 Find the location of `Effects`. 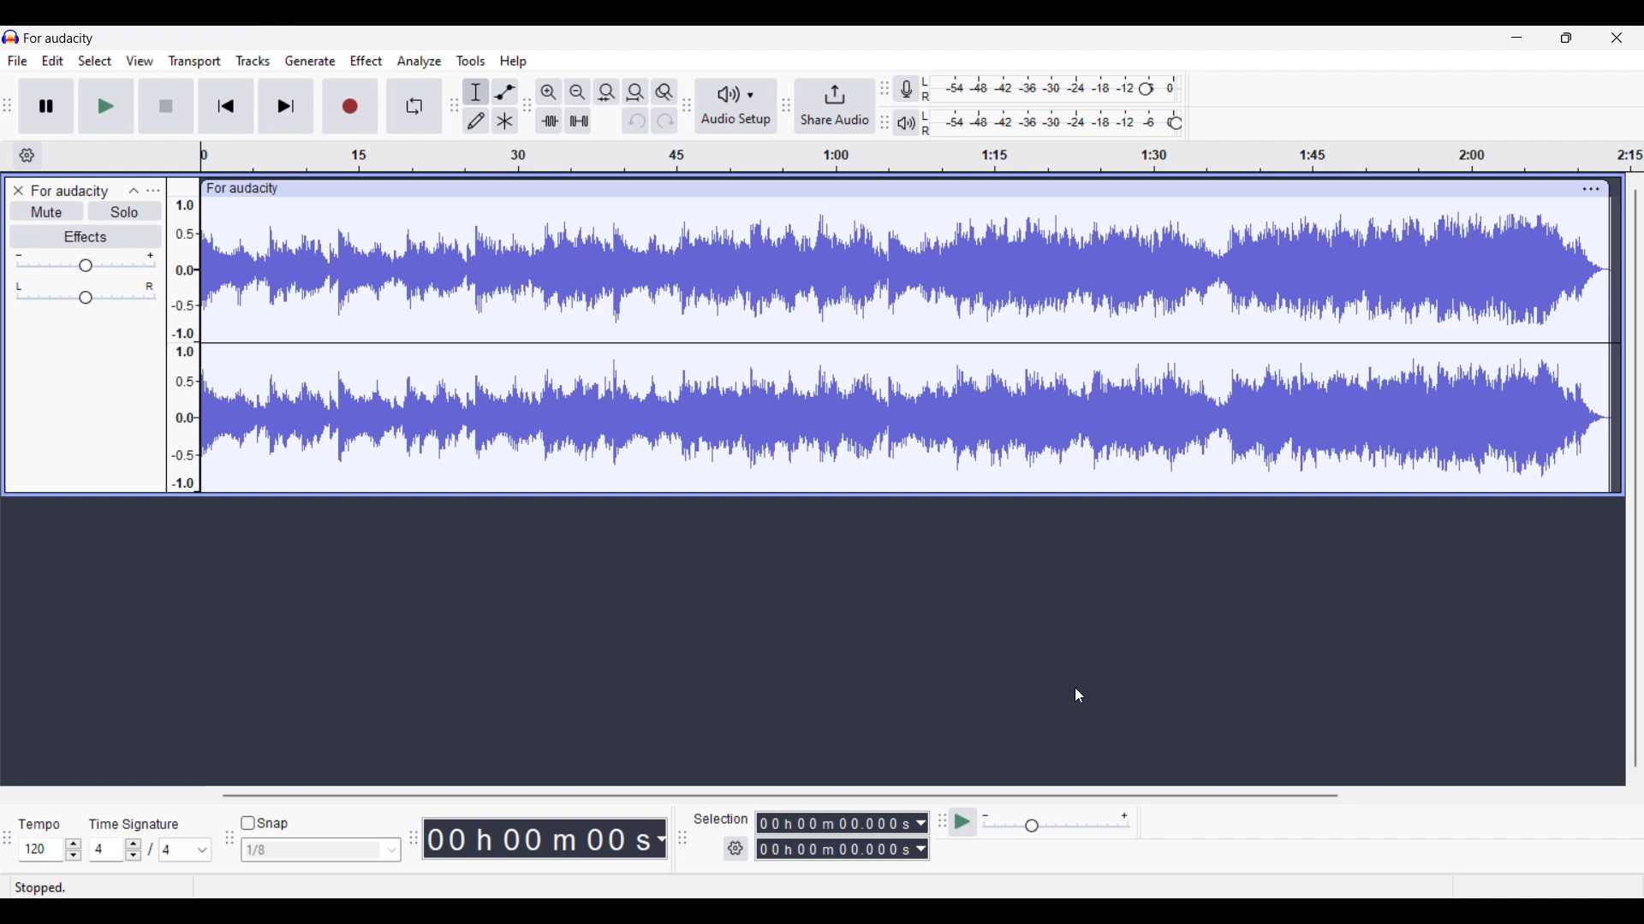

Effects is located at coordinates (86, 236).